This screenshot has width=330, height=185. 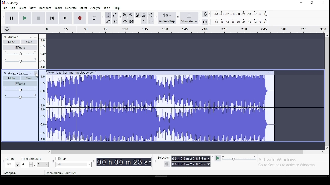 What do you see at coordinates (5, 73) in the screenshot?
I see `delete track` at bounding box center [5, 73].